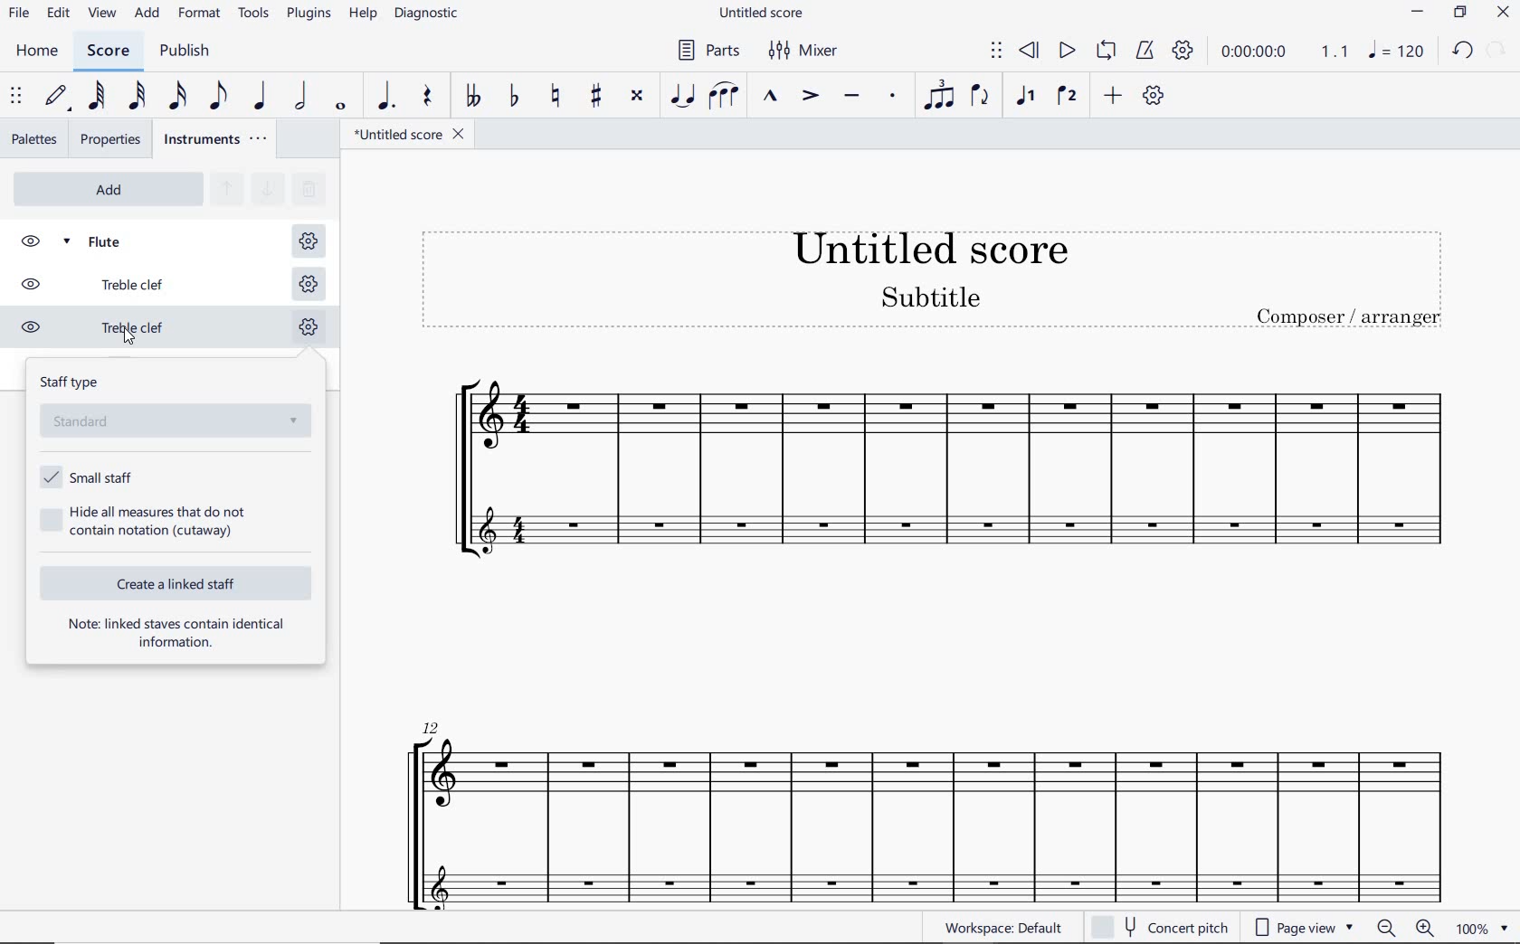  What do you see at coordinates (20, 17) in the screenshot?
I see `file` at bounding box center [20, 17].